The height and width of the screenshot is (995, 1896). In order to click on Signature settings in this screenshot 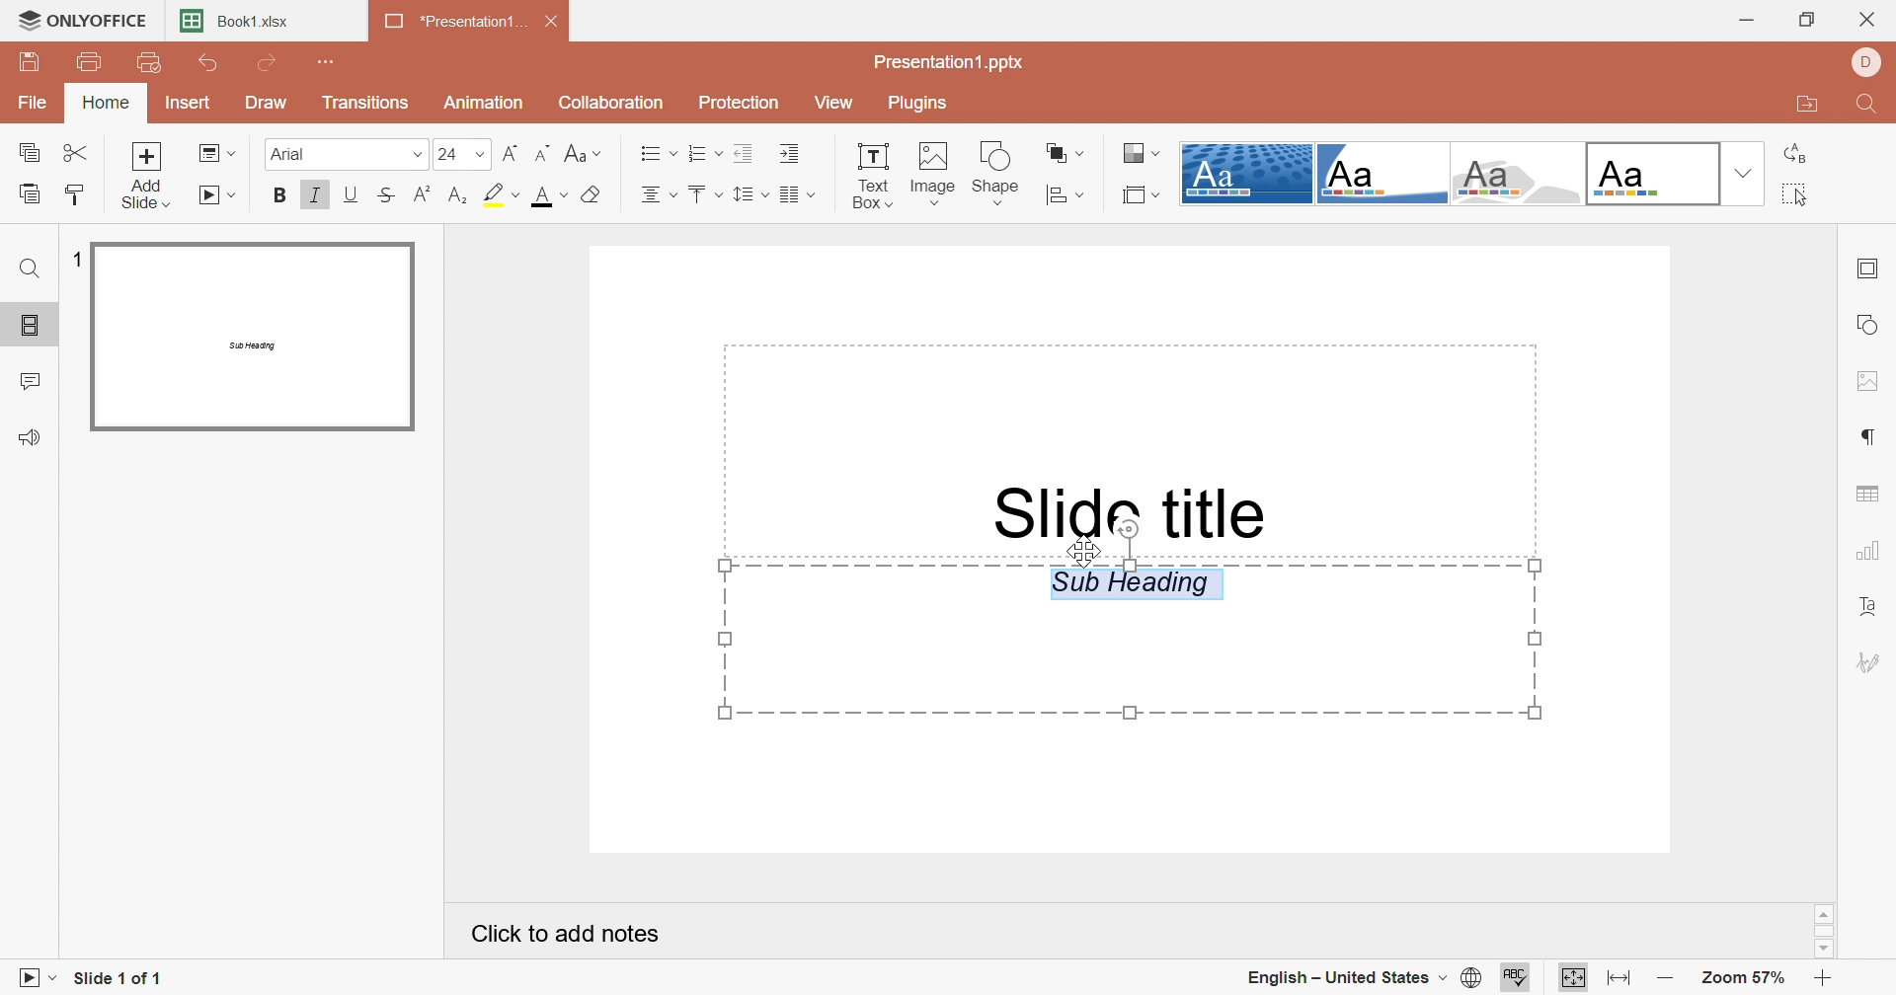, I will do `click(1871, 662)`.